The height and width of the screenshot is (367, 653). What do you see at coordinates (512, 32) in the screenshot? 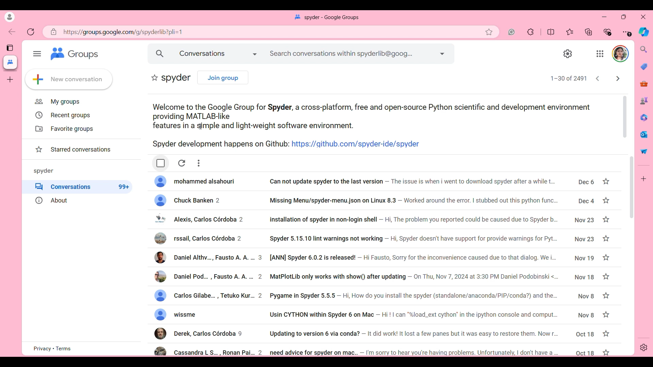
I see `Grammarly extension` at bounding box center [512, 32].